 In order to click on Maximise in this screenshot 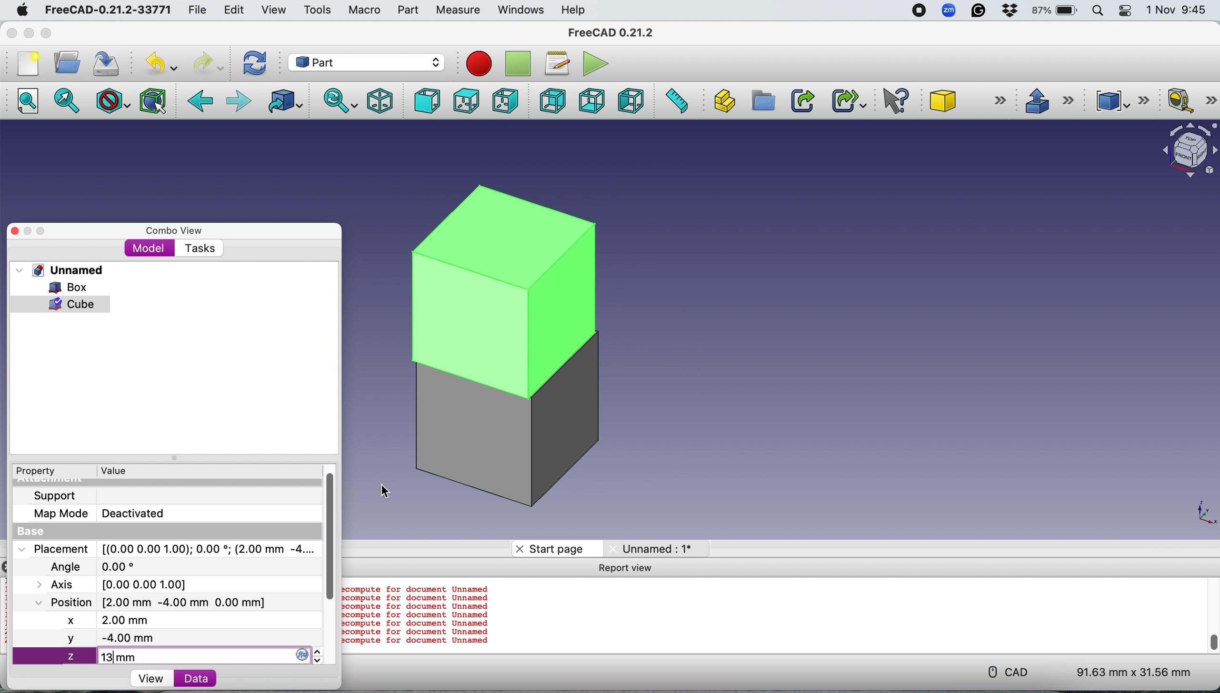, I will do `click(42, 231)`.